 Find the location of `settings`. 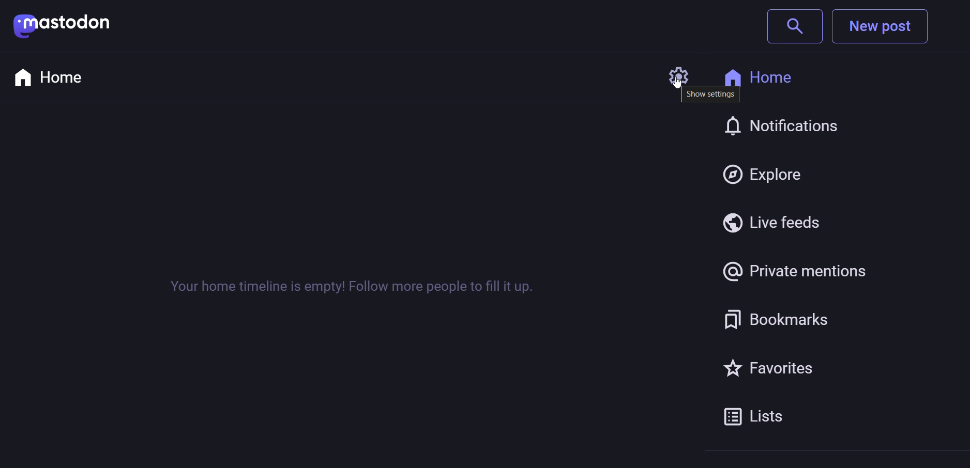

settings is located at coordinates (669, 73).